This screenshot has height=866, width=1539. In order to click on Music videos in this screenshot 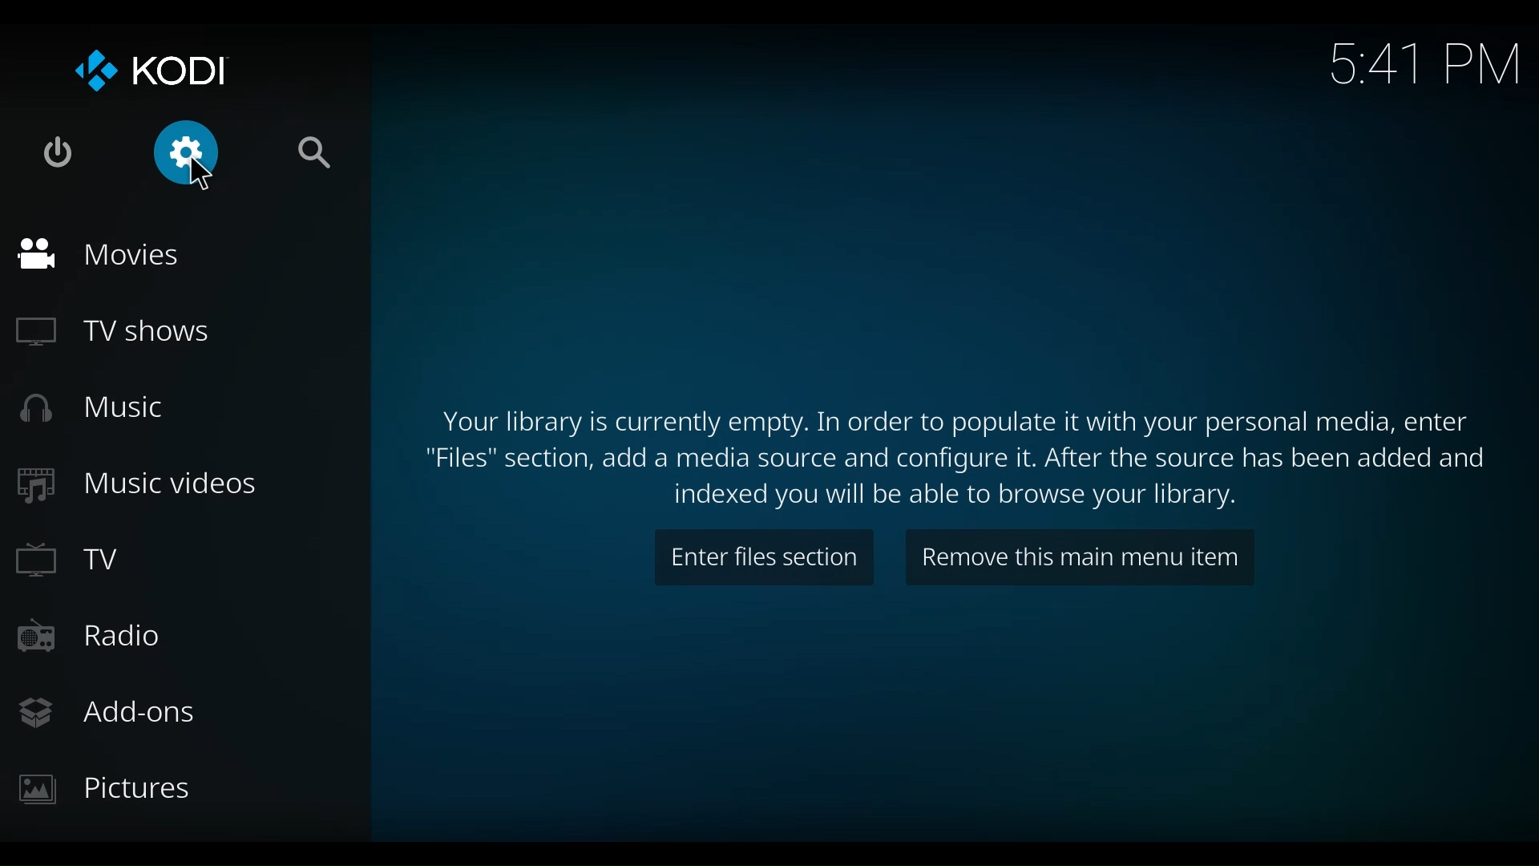, I will do `click(136, 485)`.